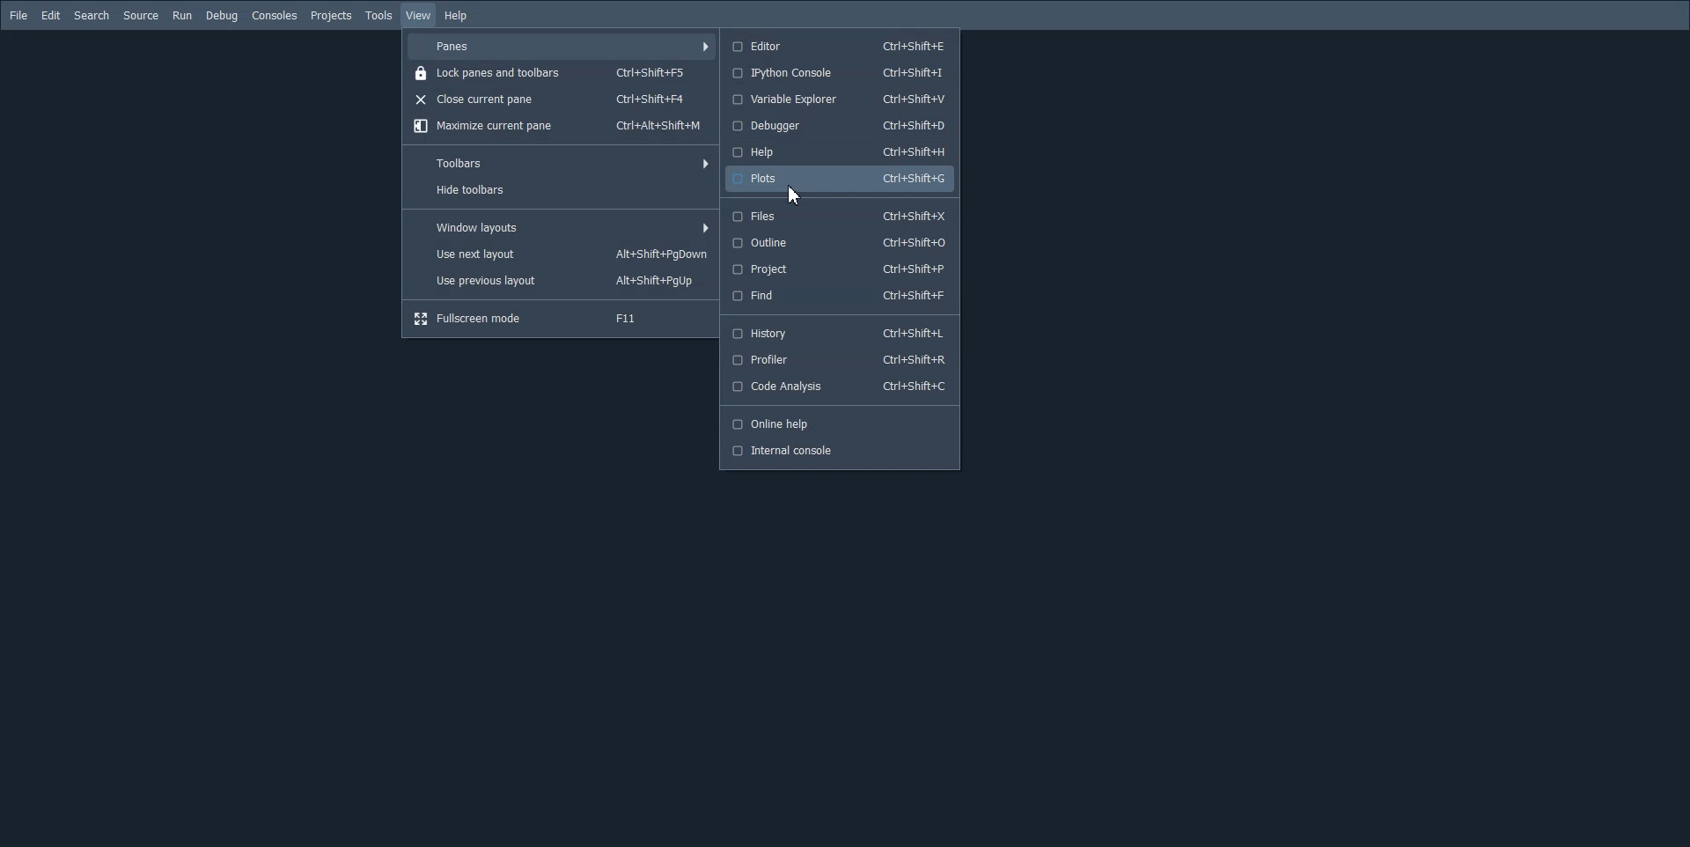 The image size is (1690, 847). I want to click on Use next layout, so click(560, 254).